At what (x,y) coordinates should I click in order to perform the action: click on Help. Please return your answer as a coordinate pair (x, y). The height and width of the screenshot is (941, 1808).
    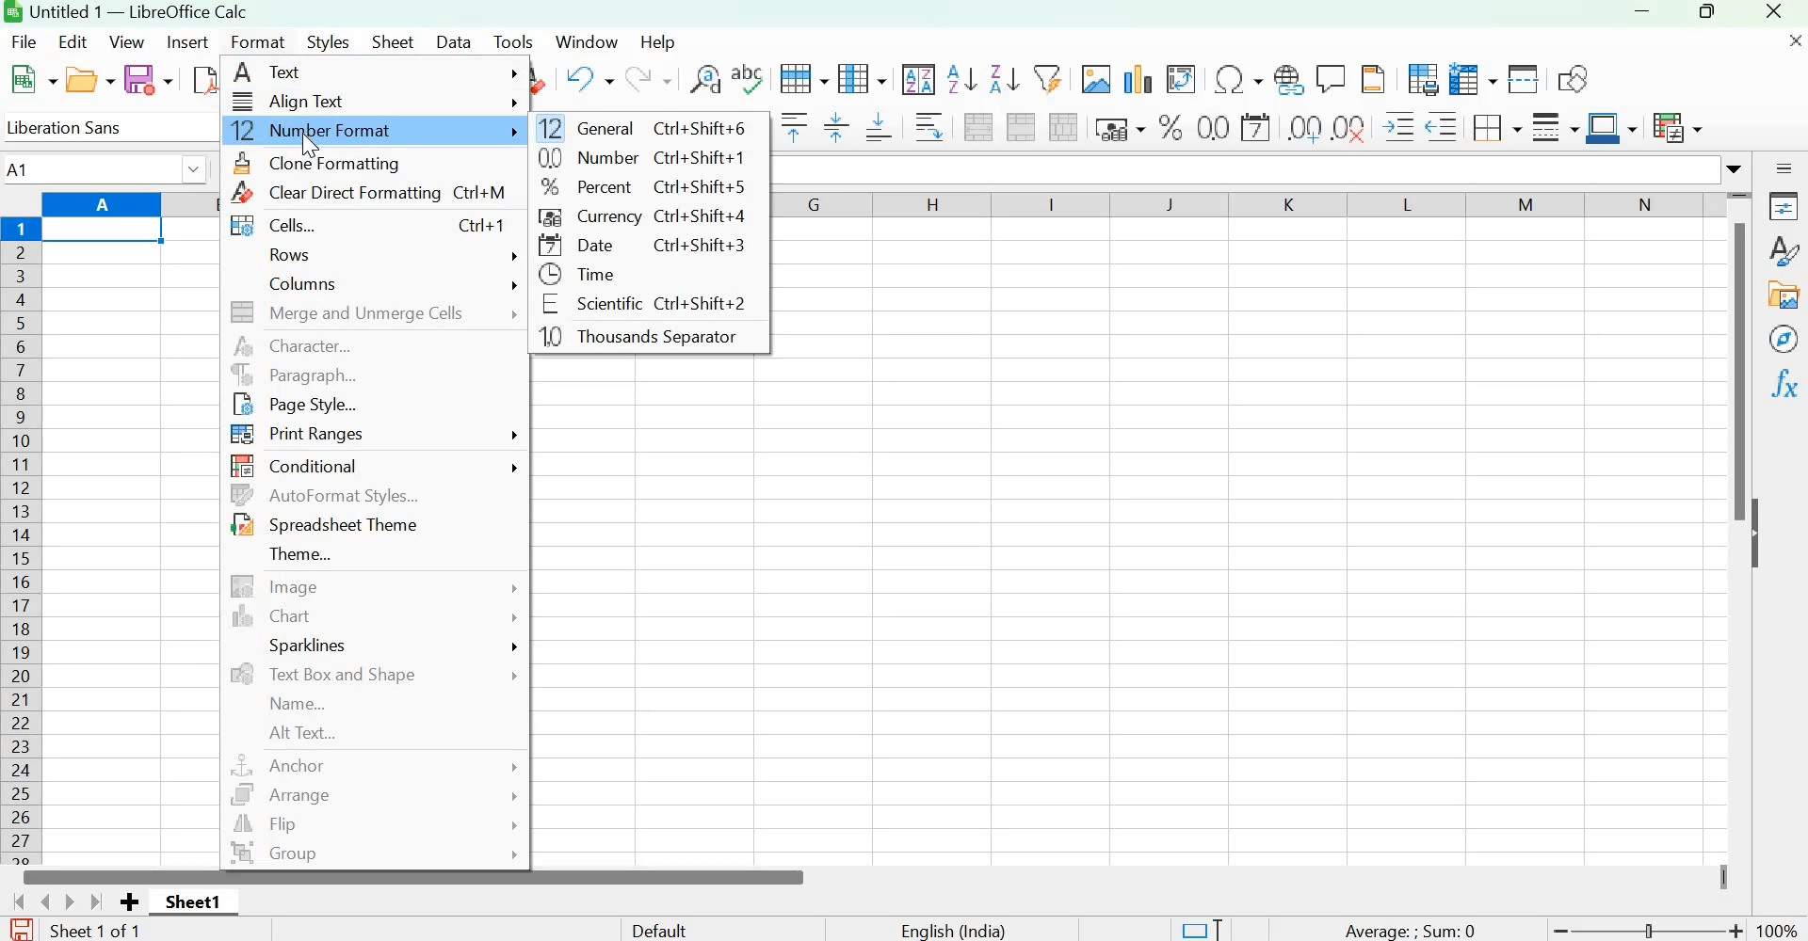
    Looking at the image, I should click on (659, 41).